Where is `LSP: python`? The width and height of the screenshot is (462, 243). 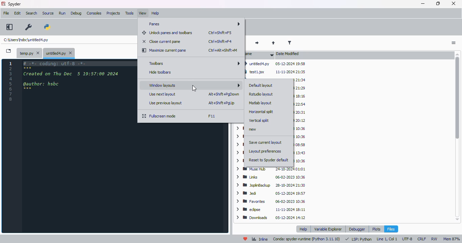 LSP: python is located at coordinates (359, 239).